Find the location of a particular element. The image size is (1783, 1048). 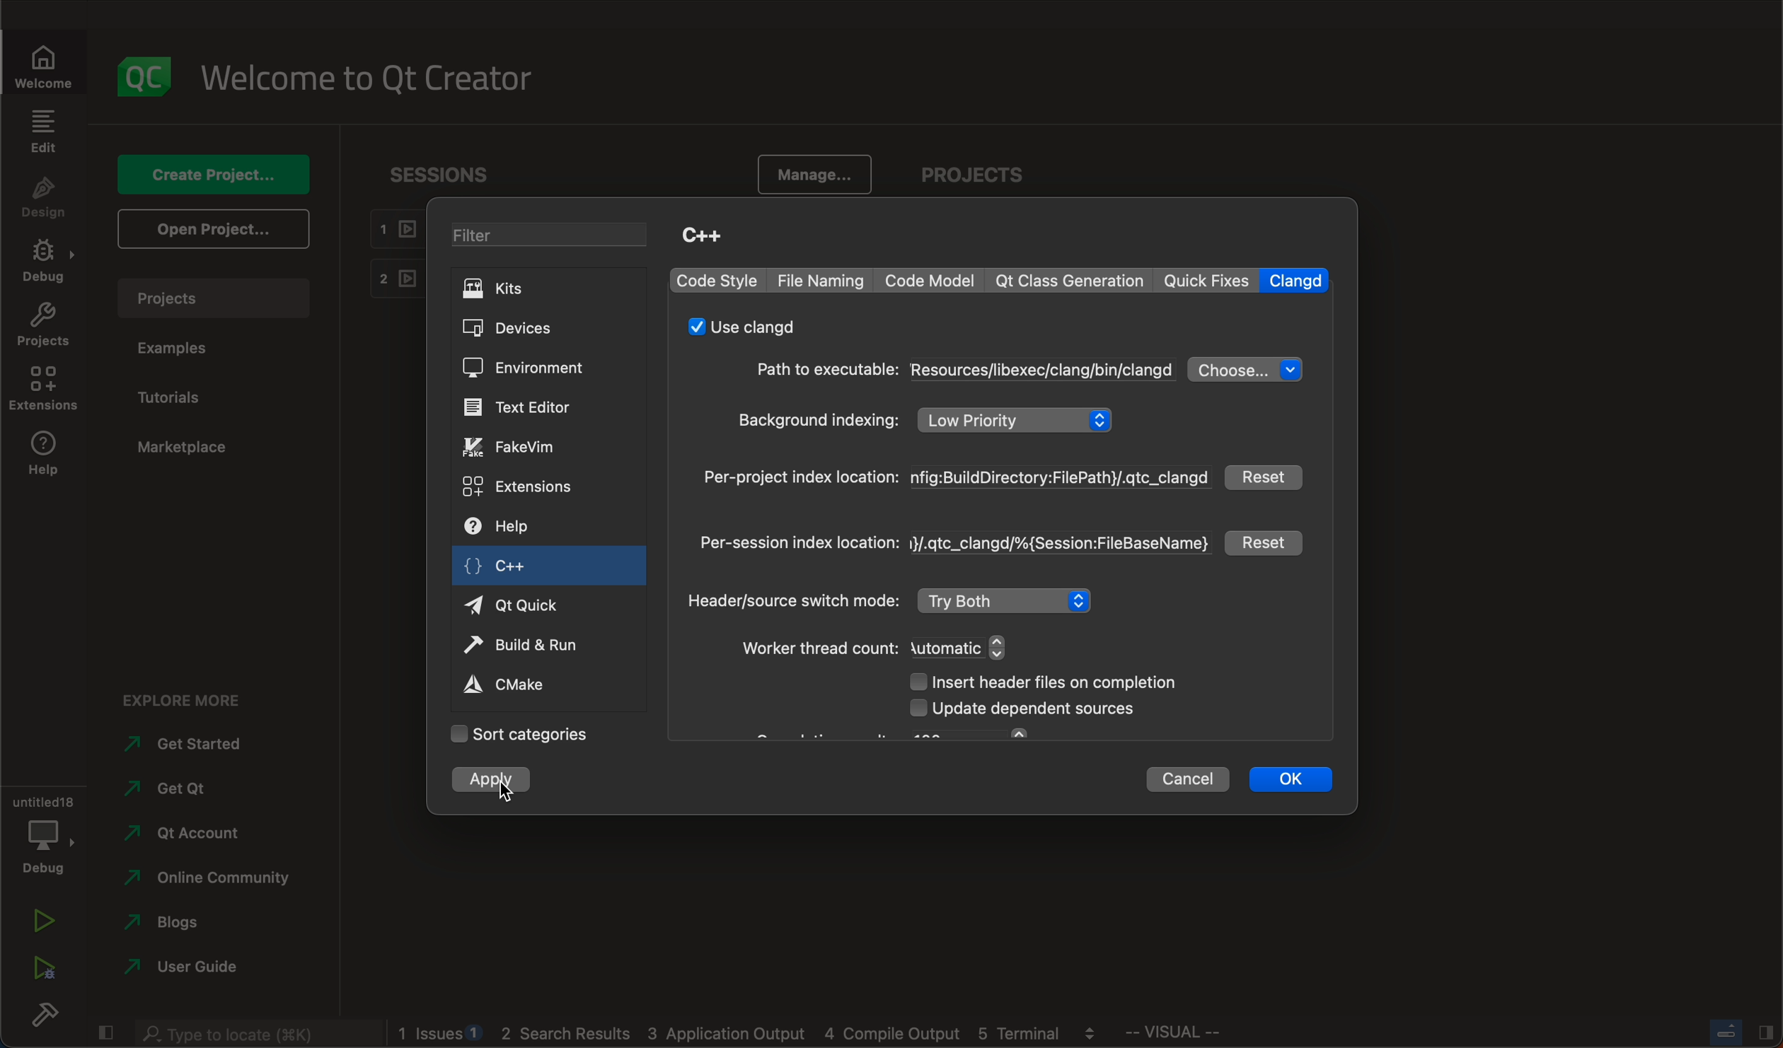

ok is located at coordinates (1302, 779).